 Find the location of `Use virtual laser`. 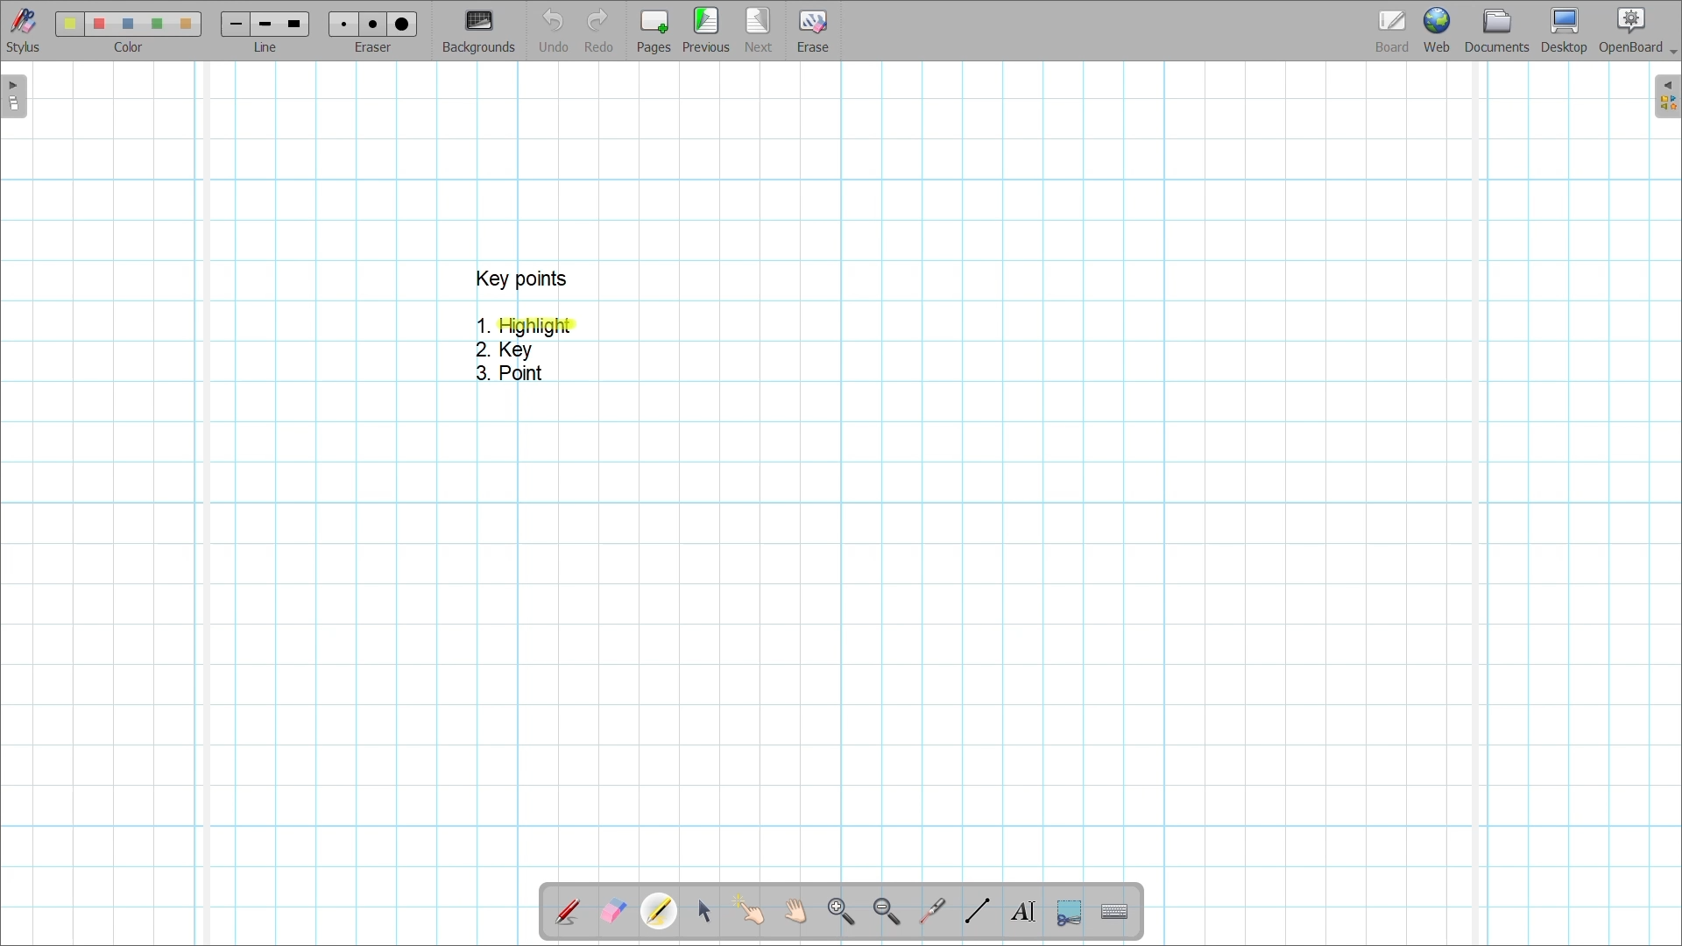

Use virtual laser is located at coordinates (931, 912).